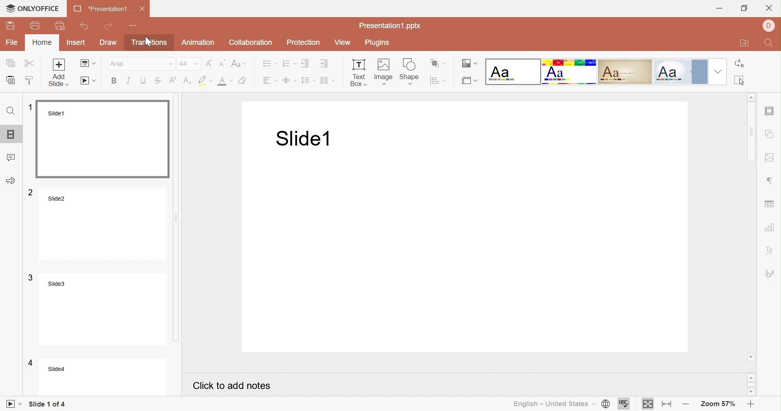 The image size is (781, 411). I want to click on User, so click(770, 25).